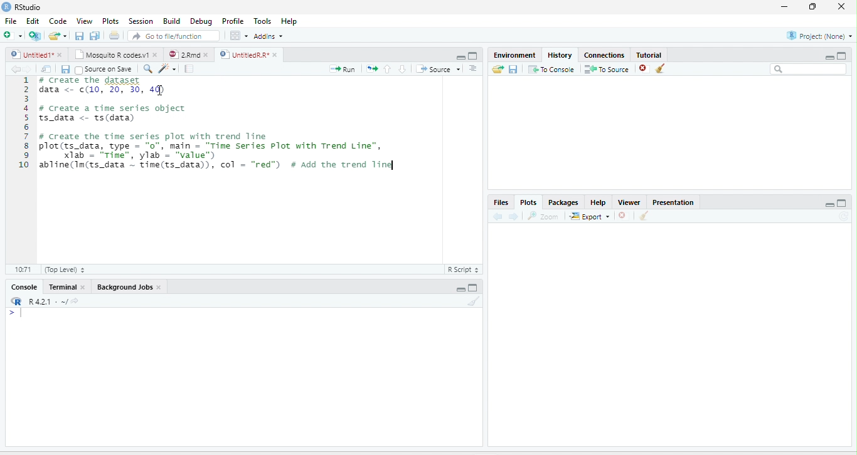 Image resolution: width=857 pixels, height=455 pixels. I want to click on Remove the selected history entries, so click(644, 68).